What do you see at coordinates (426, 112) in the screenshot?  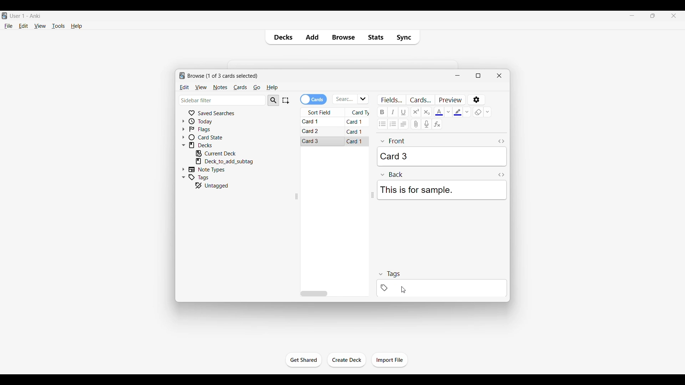 I see `Subscript` at bounding box center [426, 112].